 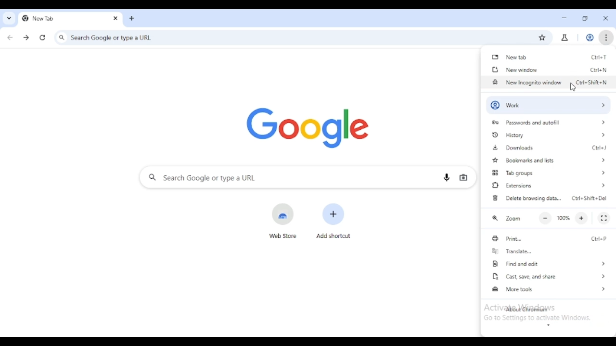 What do you see at coordinates (590, 198) in the screenshot?
I see `shortcut for delete browsing data` at bounding box center [590, 198].